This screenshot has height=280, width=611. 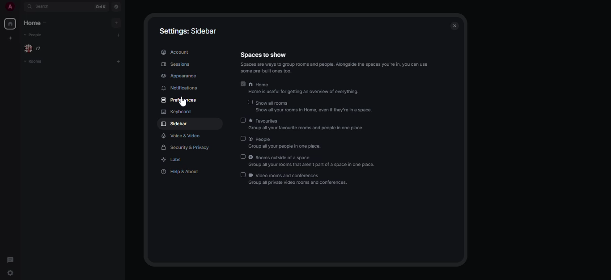 What do you see at coordinates (172, 159) in the screenshot?
I see `labs` at bounding box center [172, 159].